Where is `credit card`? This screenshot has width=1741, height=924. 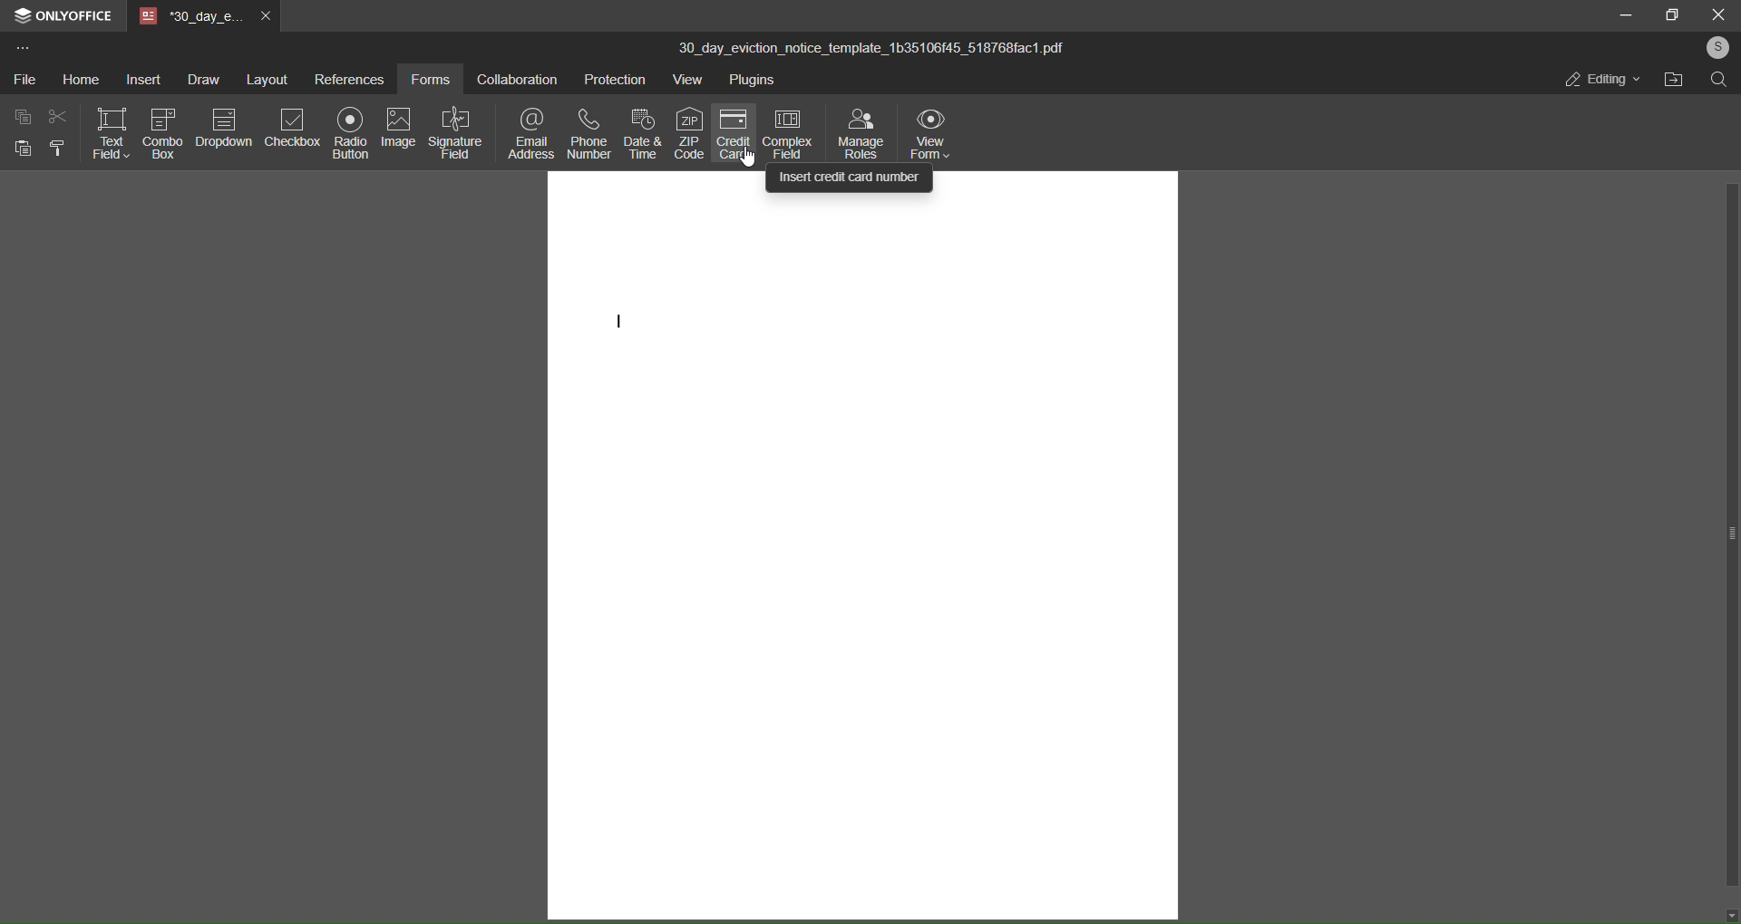 credit card is located at coordinates (735, 136).